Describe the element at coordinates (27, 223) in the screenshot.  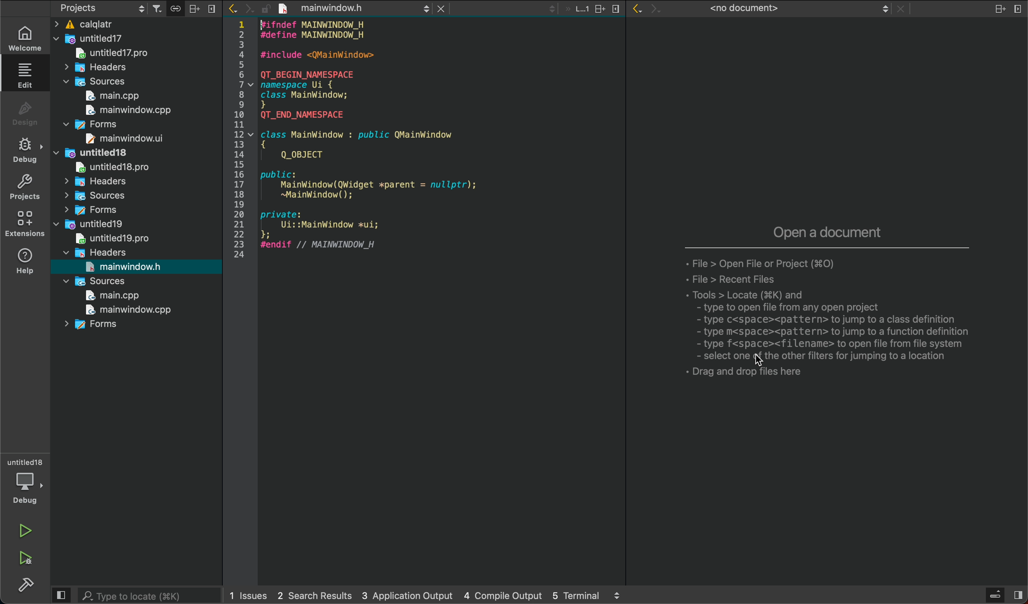
I see `extensions` at that location.